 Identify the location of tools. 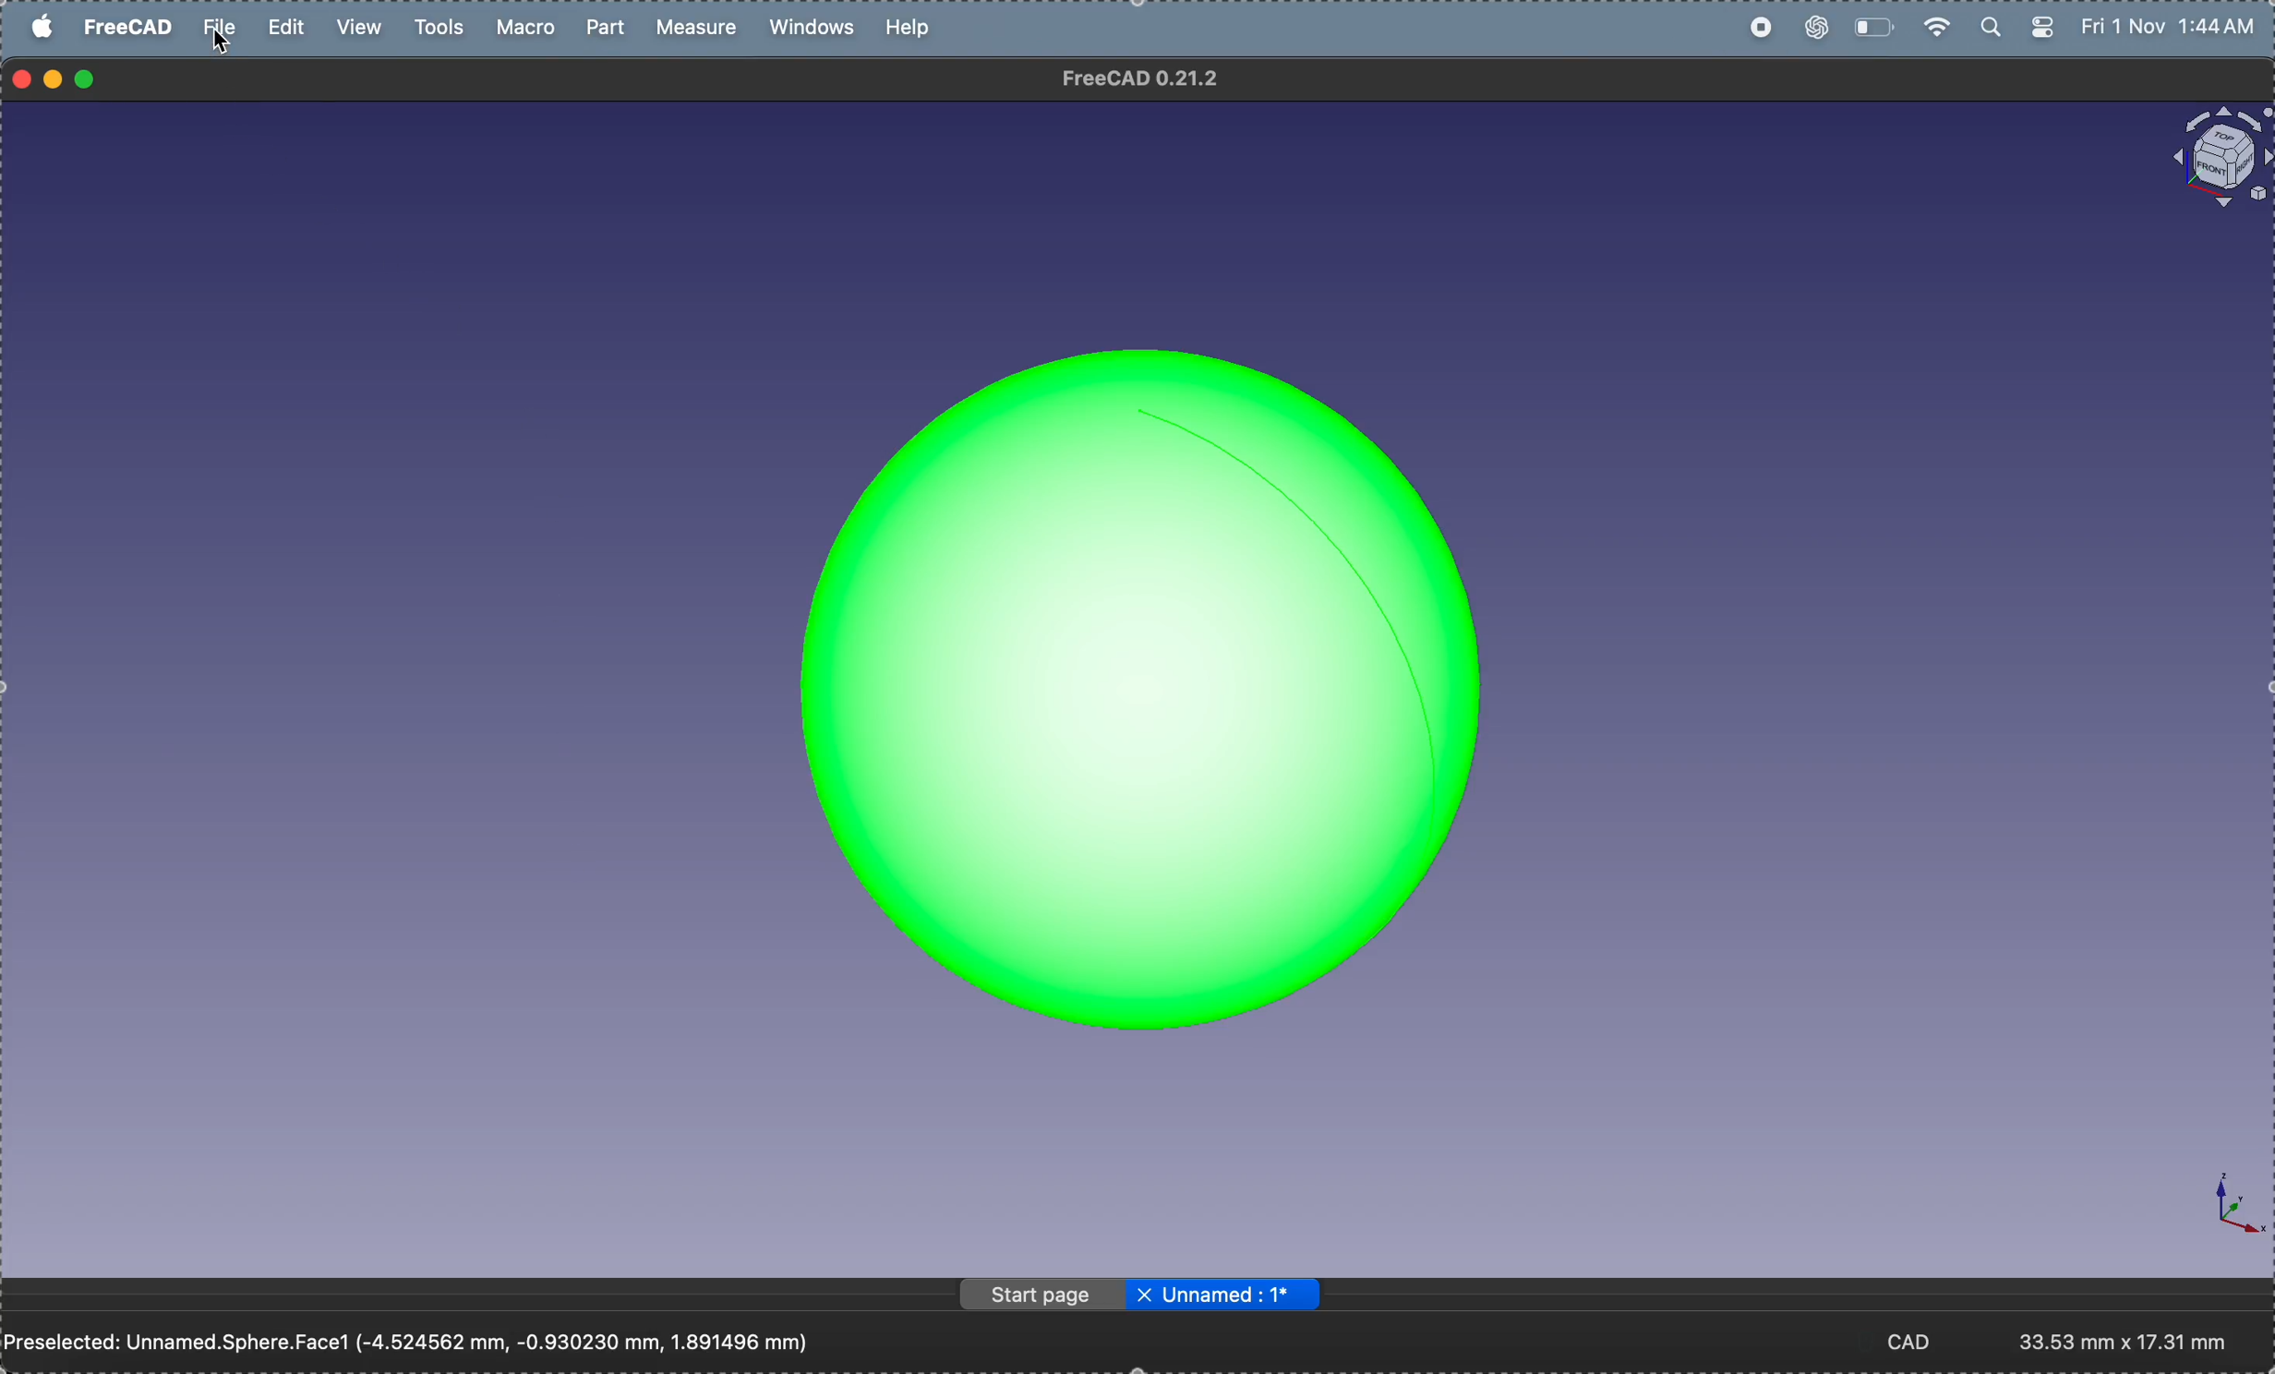
(439, 28).